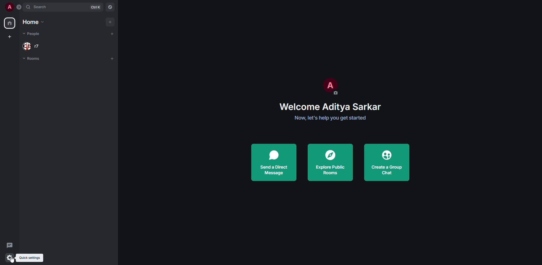  I want to click on profile, so click(332, 86).